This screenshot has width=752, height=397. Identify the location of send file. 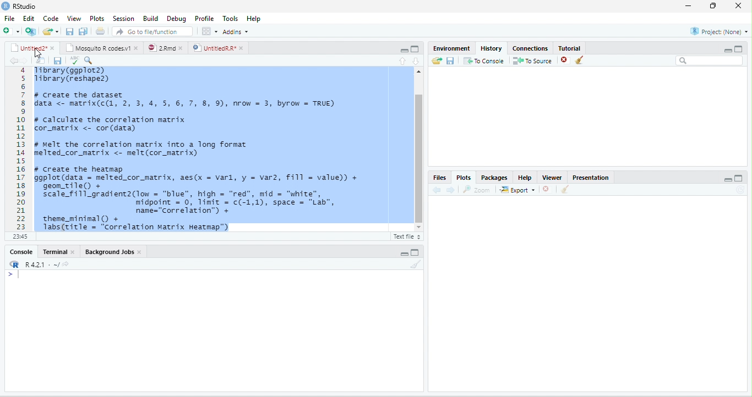
(433, 60).